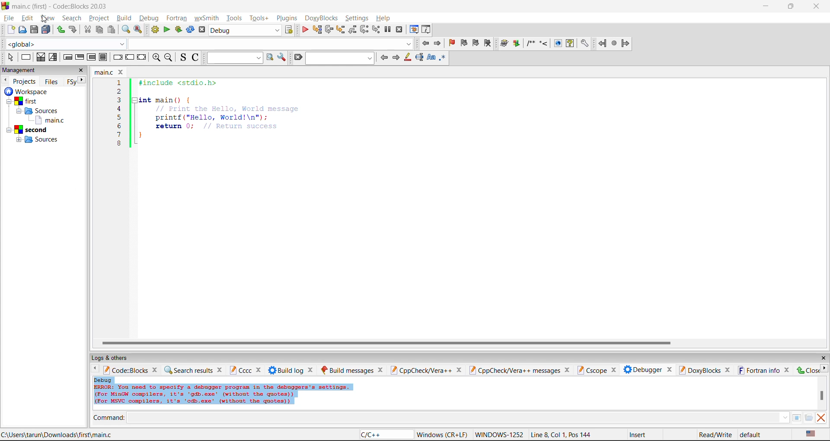 Image resolution: width=830 pixels, height=441 pixels. What do you see at coordinates (289, 18) in the screenshot?
I see `plugins` at bounding box center [289, 18].